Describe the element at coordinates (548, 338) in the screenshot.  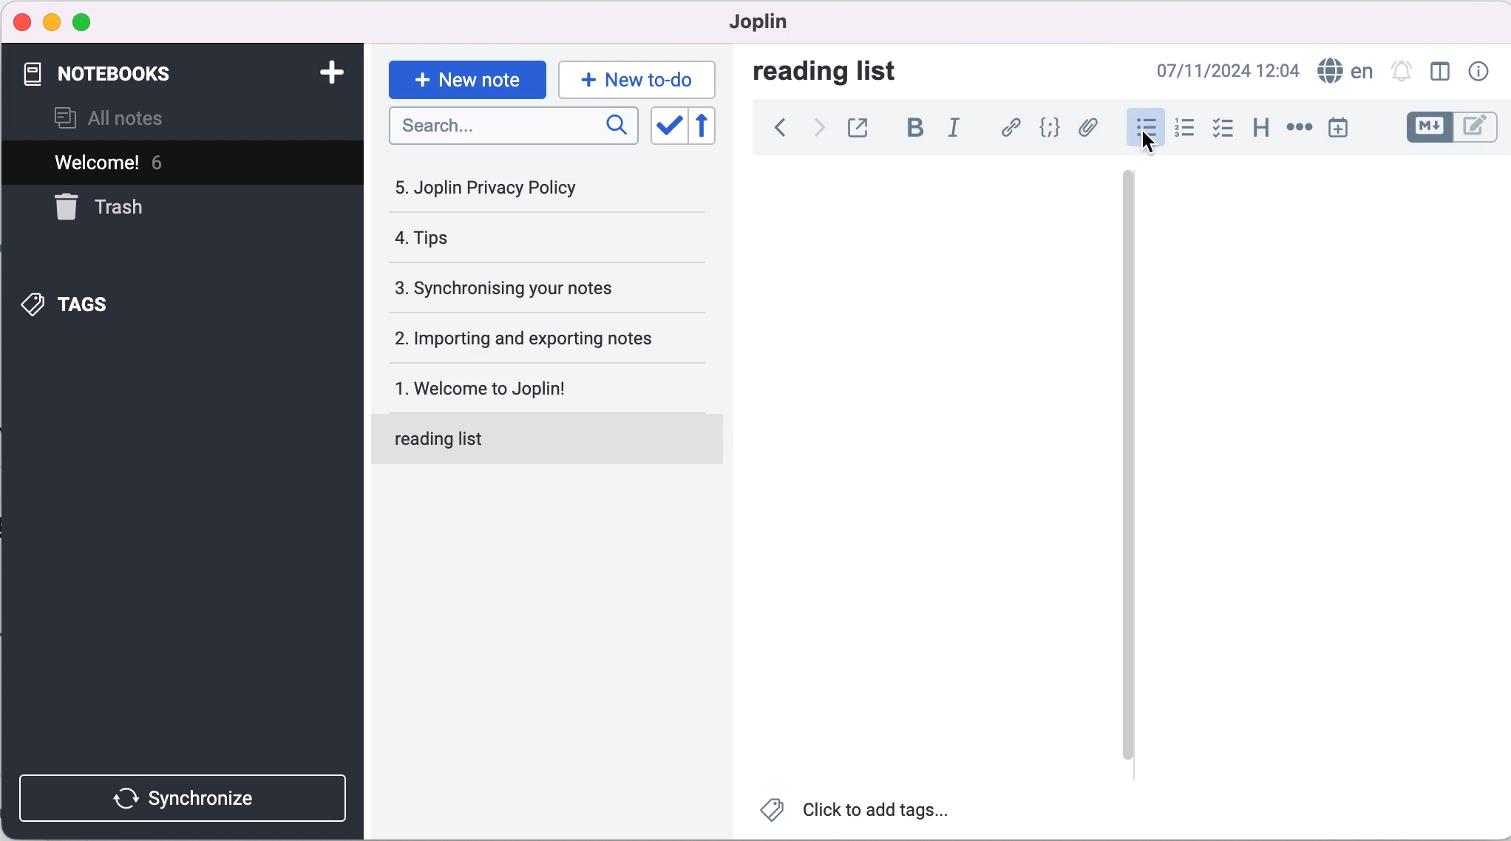
I see `importing and exporting notes` at that location.